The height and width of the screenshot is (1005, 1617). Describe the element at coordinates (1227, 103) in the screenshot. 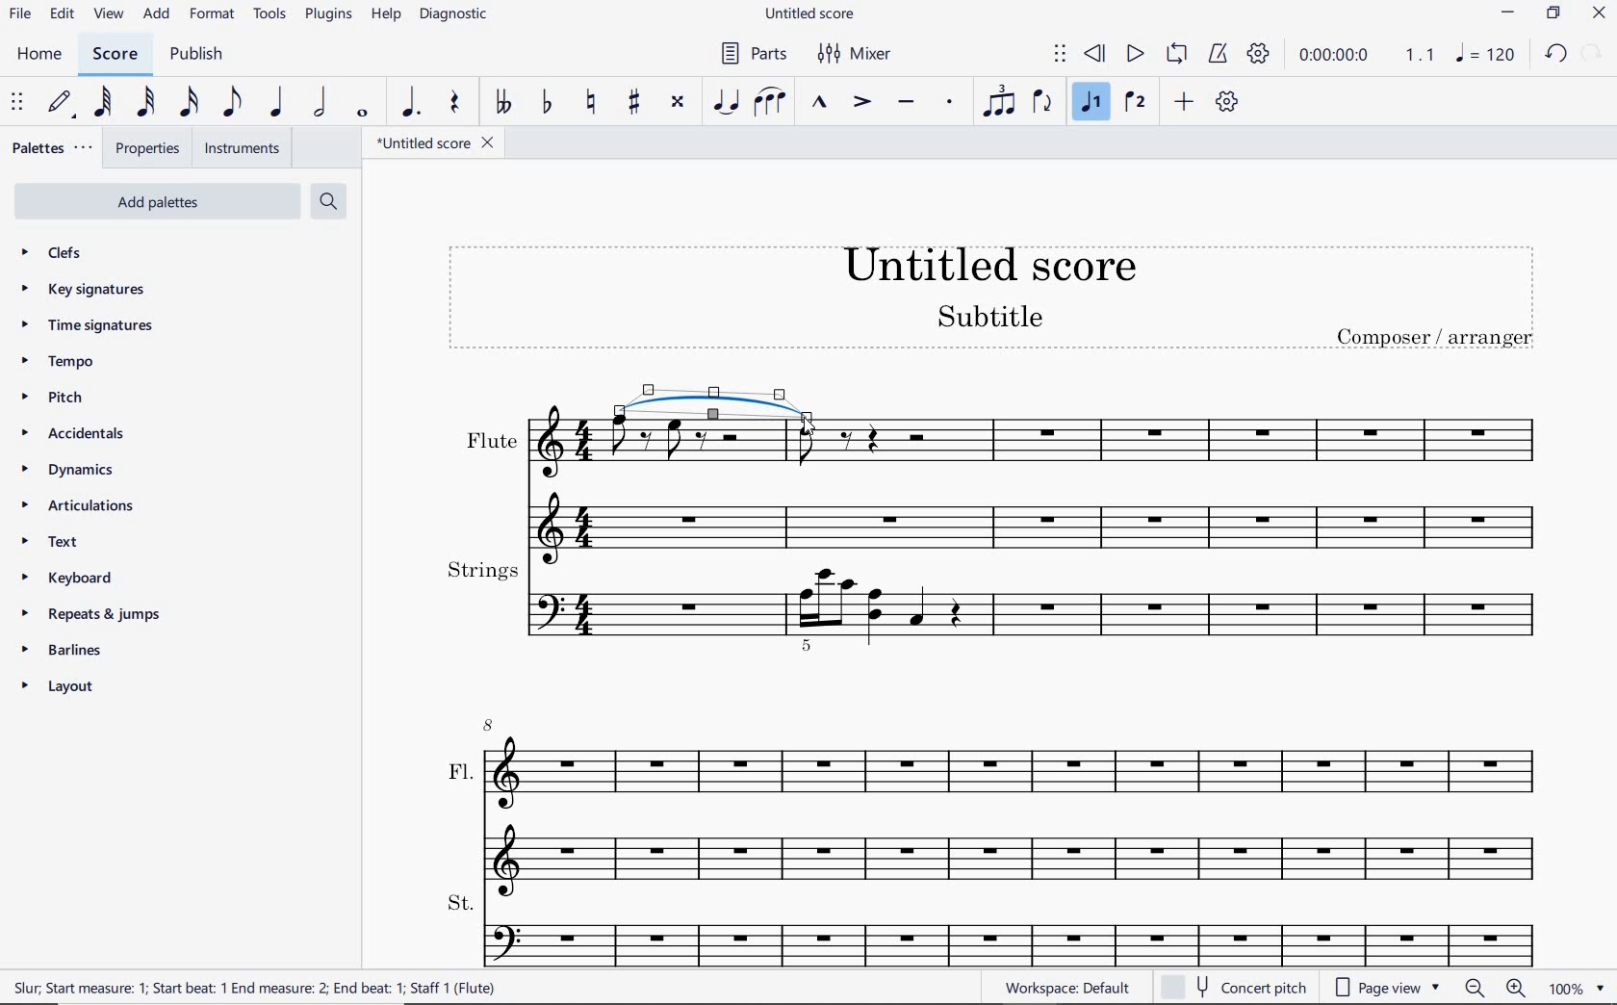

I see `CUSTOMIZE TOOLBAR` at that location.